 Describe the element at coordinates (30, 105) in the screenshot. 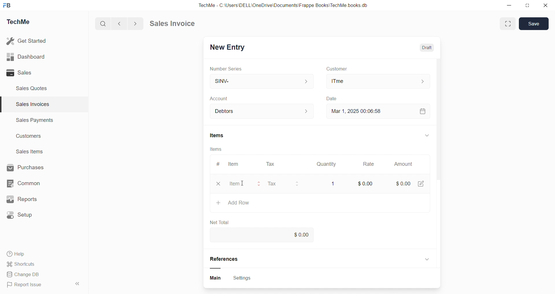

I see `Sales Invoices` at that location.